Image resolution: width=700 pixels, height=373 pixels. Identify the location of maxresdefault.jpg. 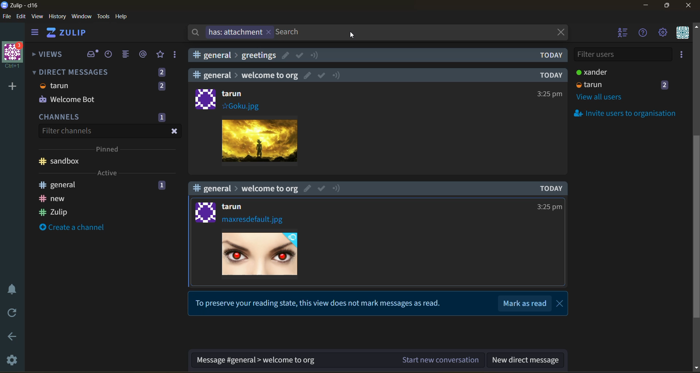
(253, 220).